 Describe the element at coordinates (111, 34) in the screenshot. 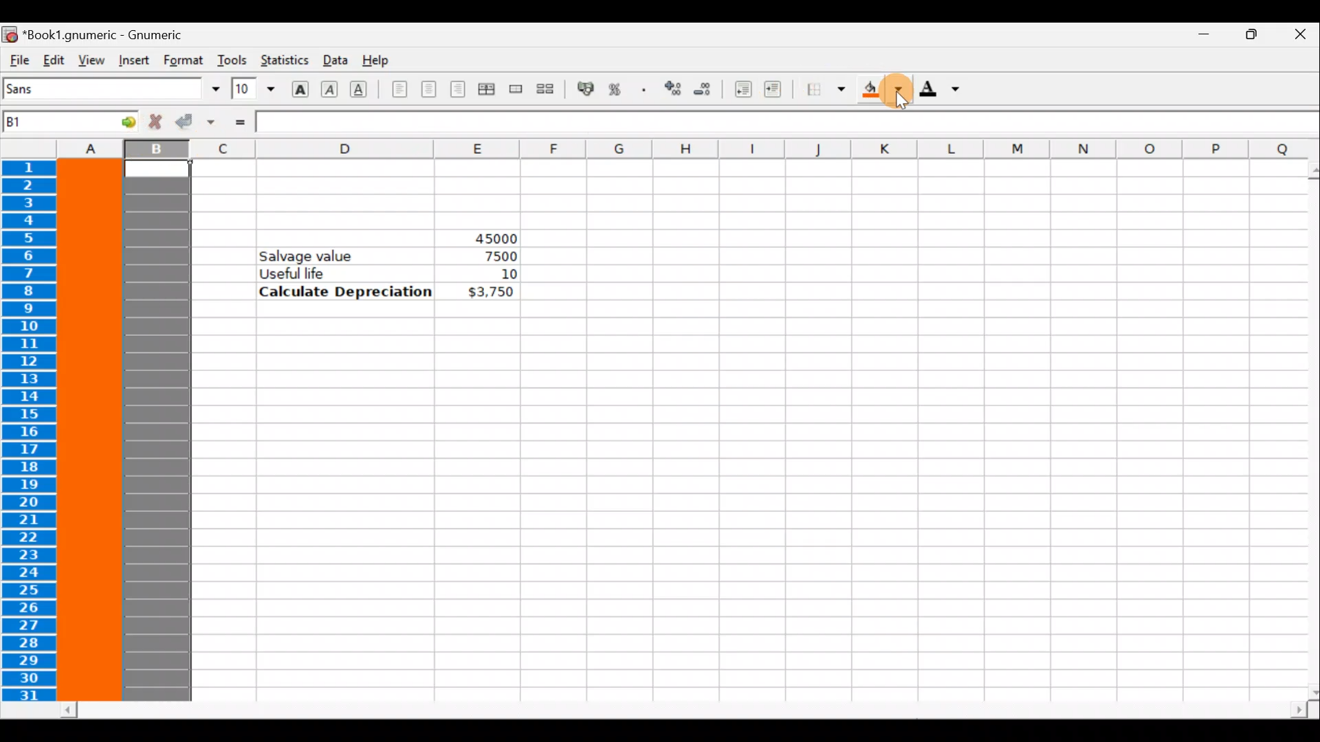

I see `Book1.gnumeric - Gnumeric` at that location.